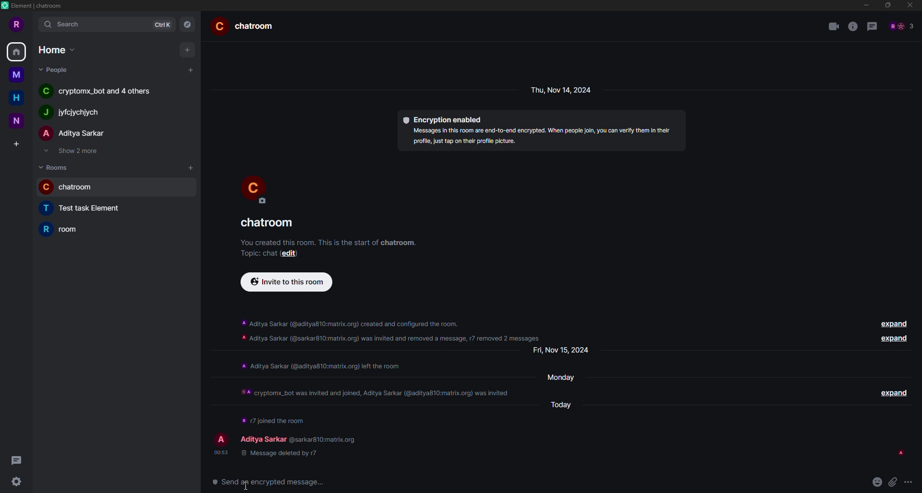  Describe the element at coordinates (900, 453) in the screenshot. I see `seen` at that location.